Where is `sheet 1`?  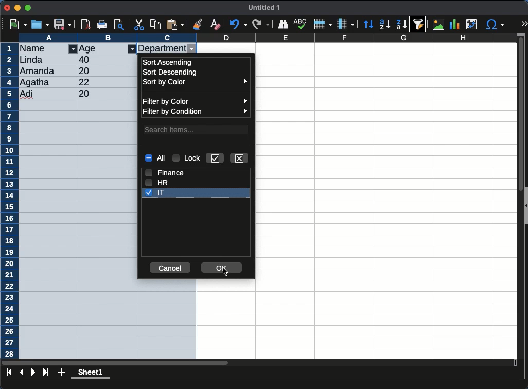
sheet 1 is located at coordinates (91, 374).